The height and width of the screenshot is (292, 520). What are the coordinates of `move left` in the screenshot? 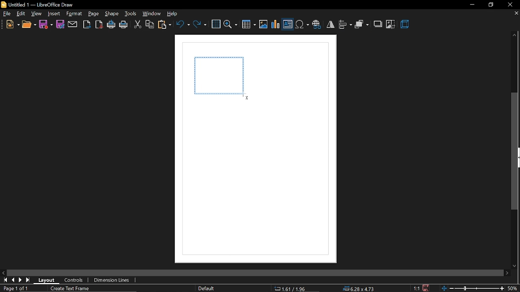 It's located at (4, 273).